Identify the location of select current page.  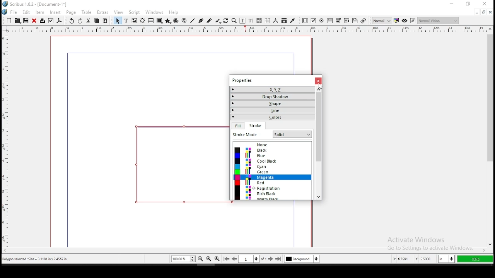
(249, 258).